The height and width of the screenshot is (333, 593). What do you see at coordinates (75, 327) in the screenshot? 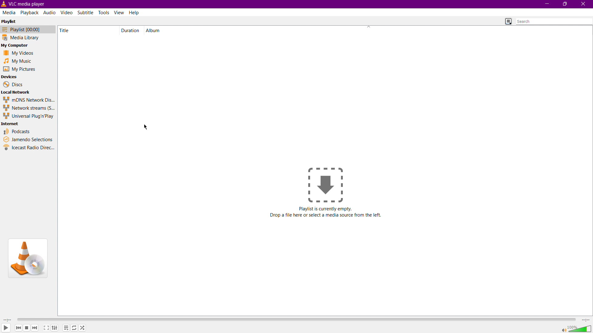
I see `Loop` at bounding box center [75, 327].